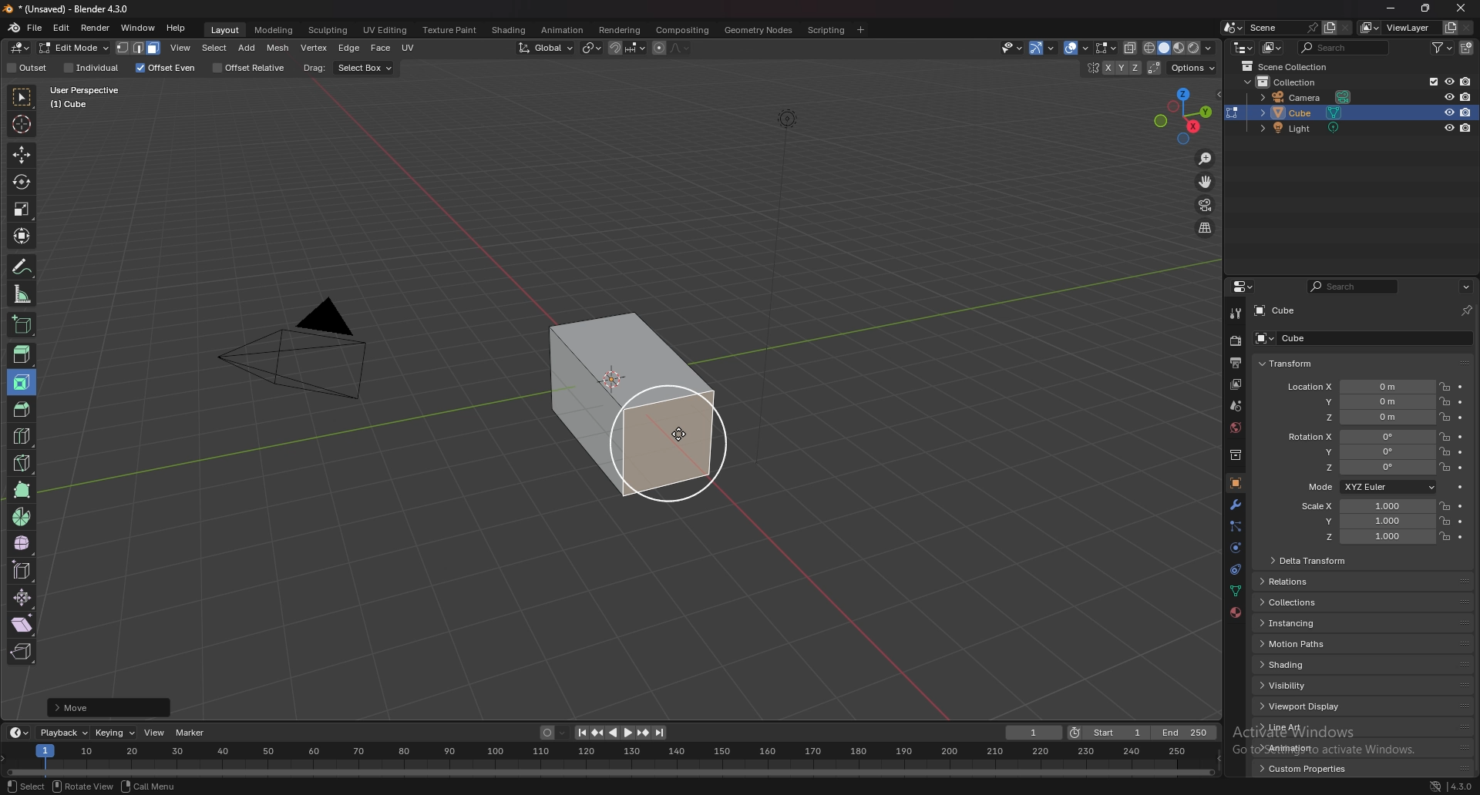 The height and width of the screenshot is (795, 1480). Describe the element at coordinates (1366, 537) in the screenshot. I see `scale z` at that location.